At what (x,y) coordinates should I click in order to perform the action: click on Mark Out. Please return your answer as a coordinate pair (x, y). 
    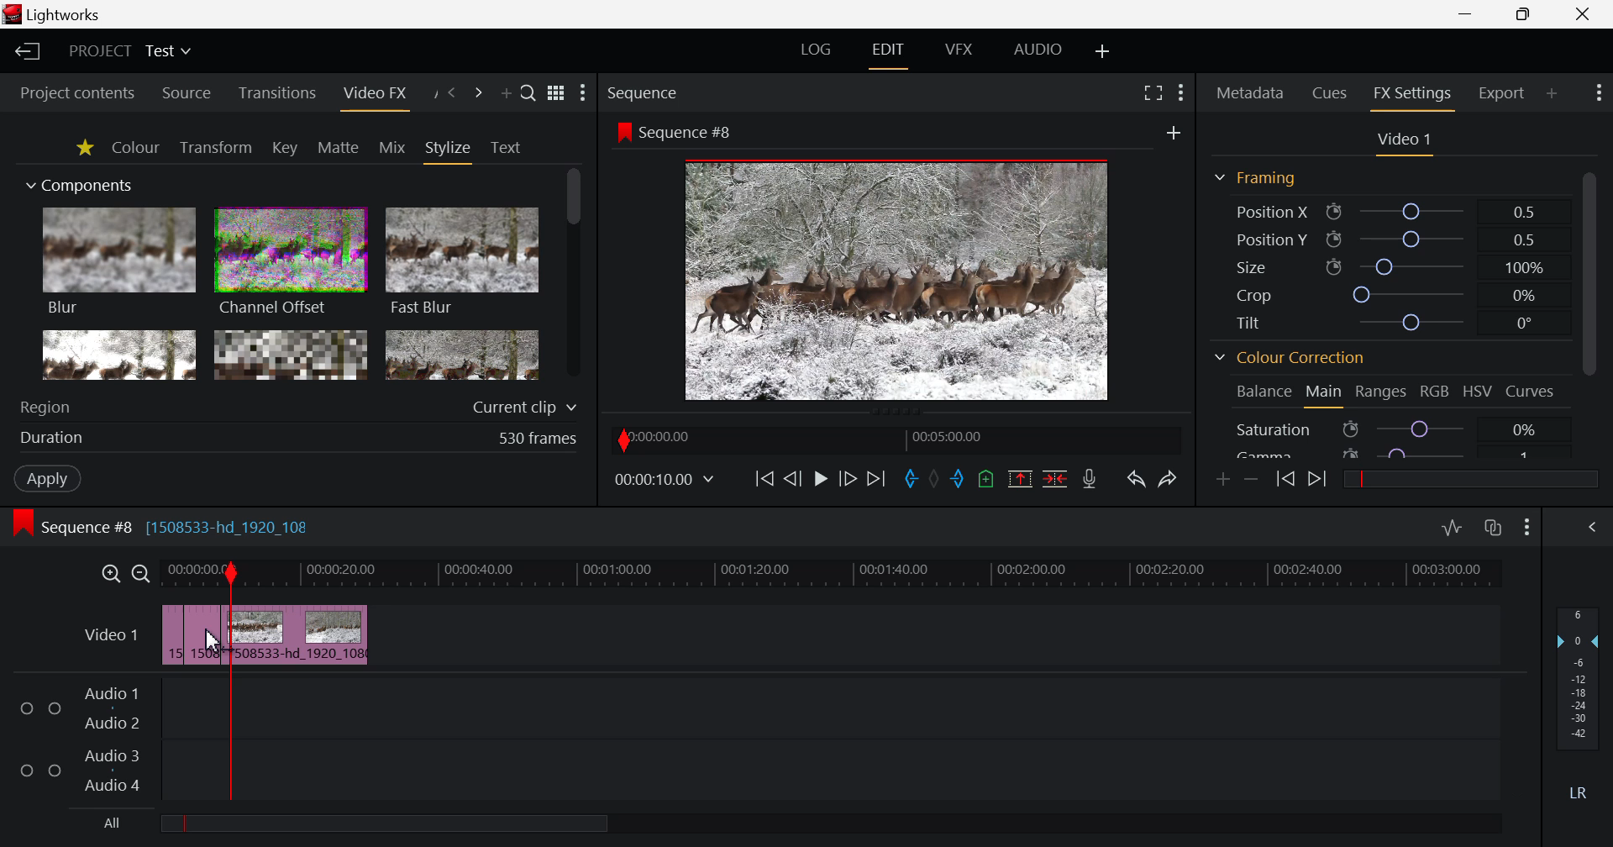
    Looking at the image, I should click on (962, 481).